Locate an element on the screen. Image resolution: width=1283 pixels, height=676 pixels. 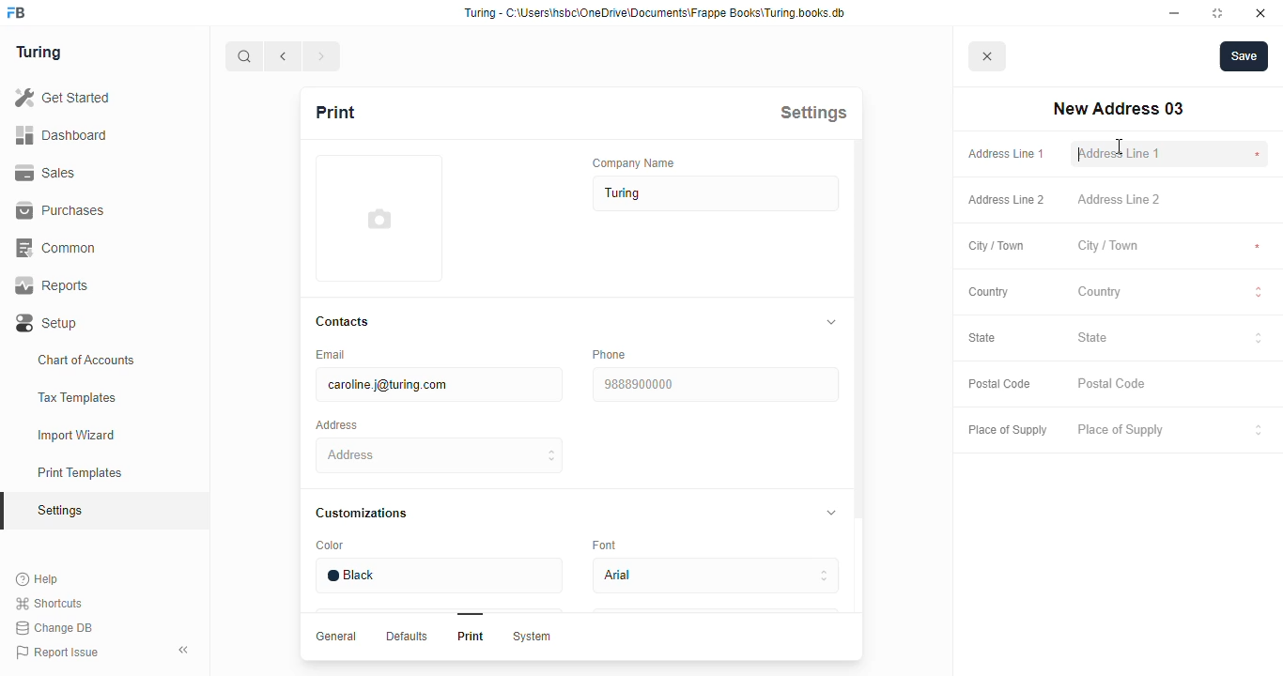
General is located at coordinates (336, 636).